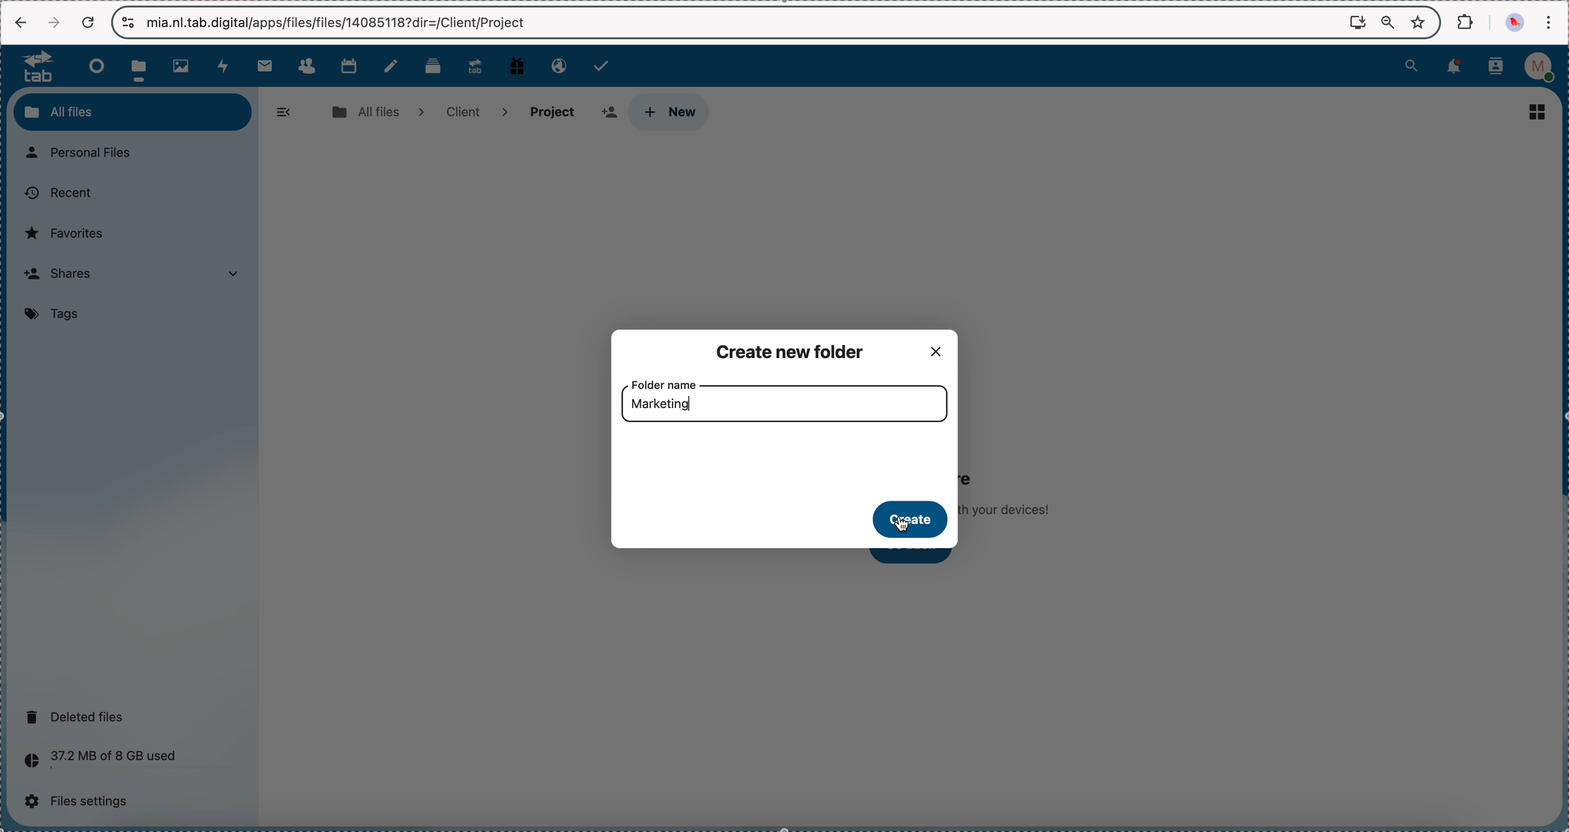 The width and height of the screenshot is (1569, 832). Describe the element at coordinates (338, 23) in the screenshot. I see `url` at that location.